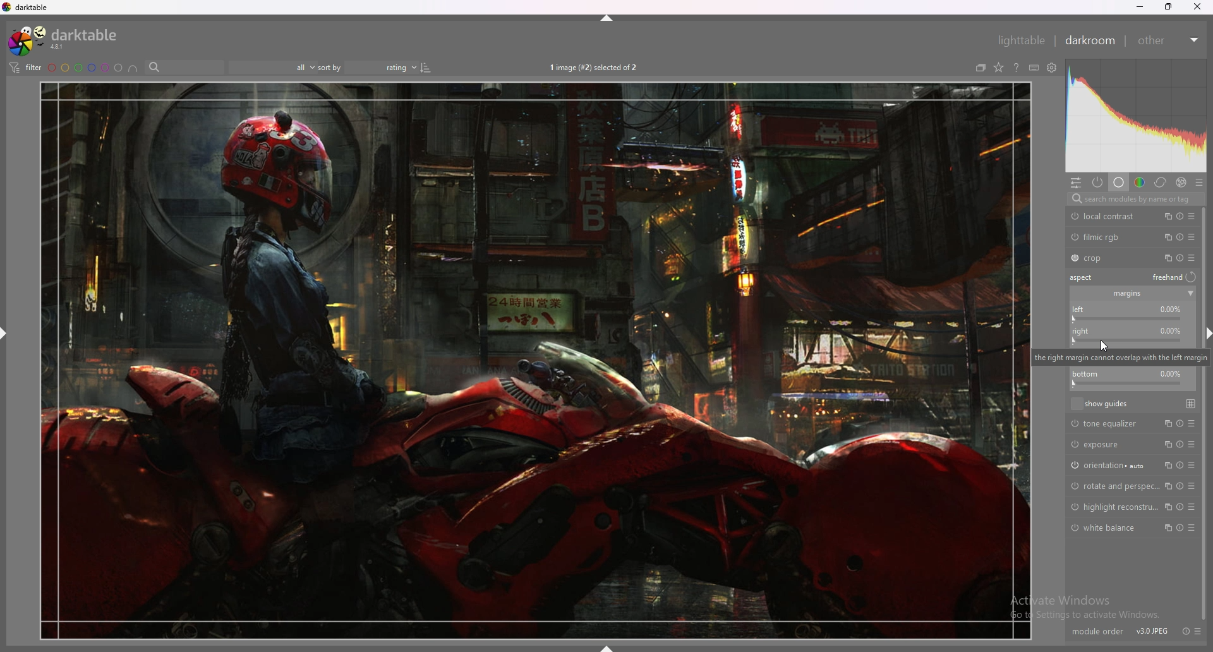  I want to click on Sort order, so click(389, 67).